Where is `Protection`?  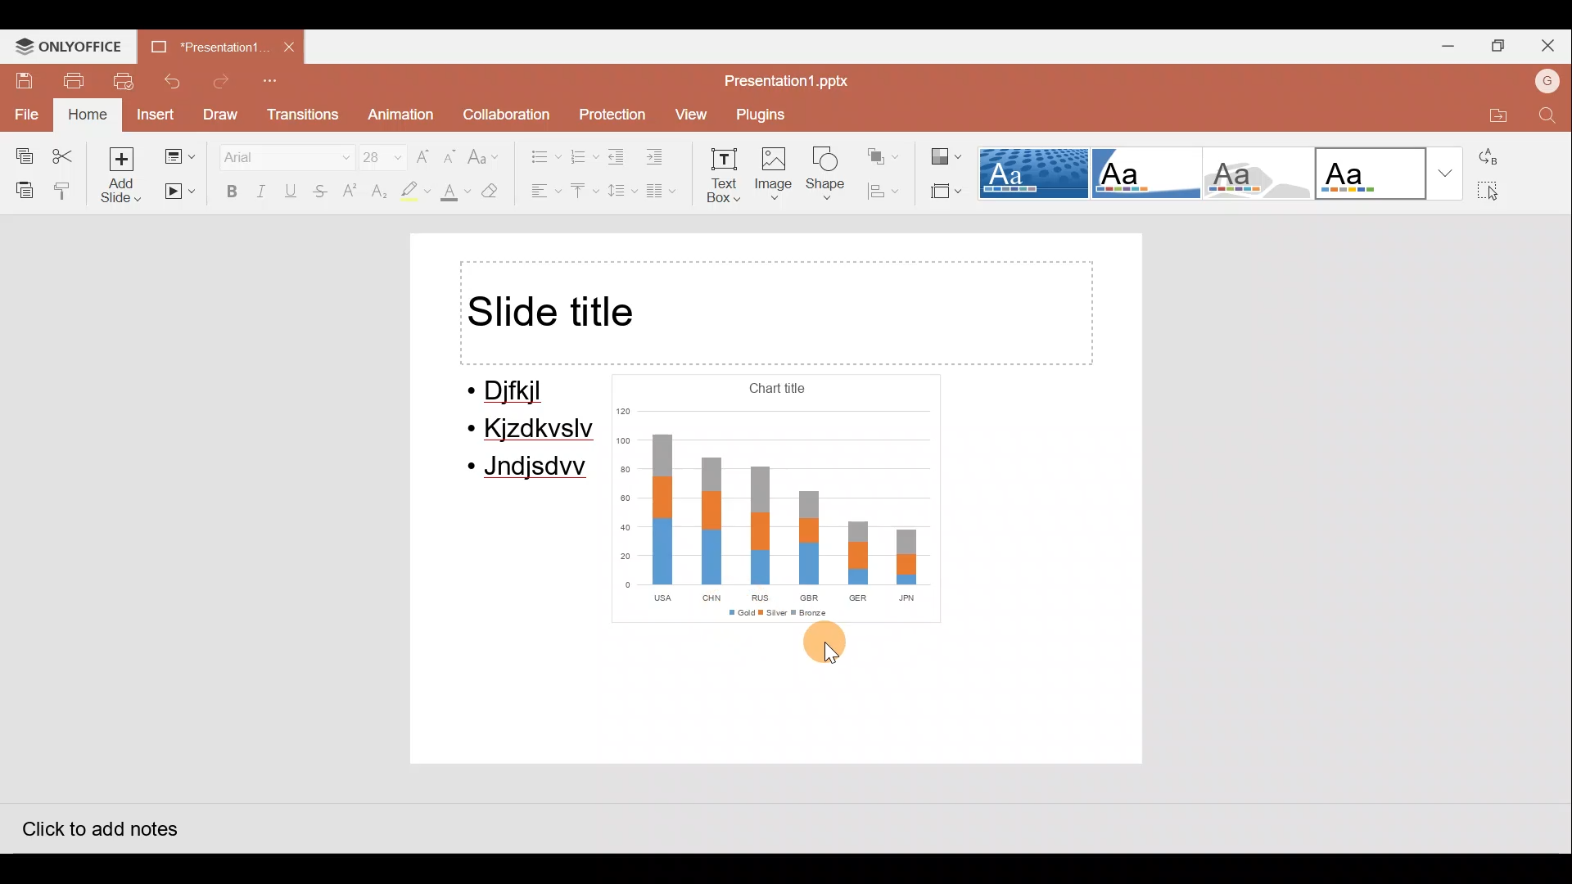 Protection is located at coordinates (609, 109).